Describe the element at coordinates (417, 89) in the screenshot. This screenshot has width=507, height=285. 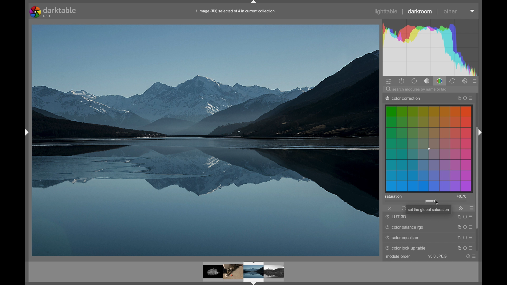
I see `search` at that location.